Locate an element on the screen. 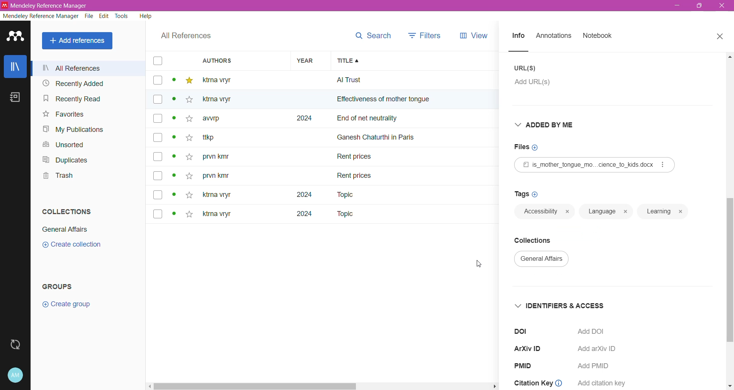 The height and width of the screenshot is (390, 734). Tools is located at coordinates (122, 16).